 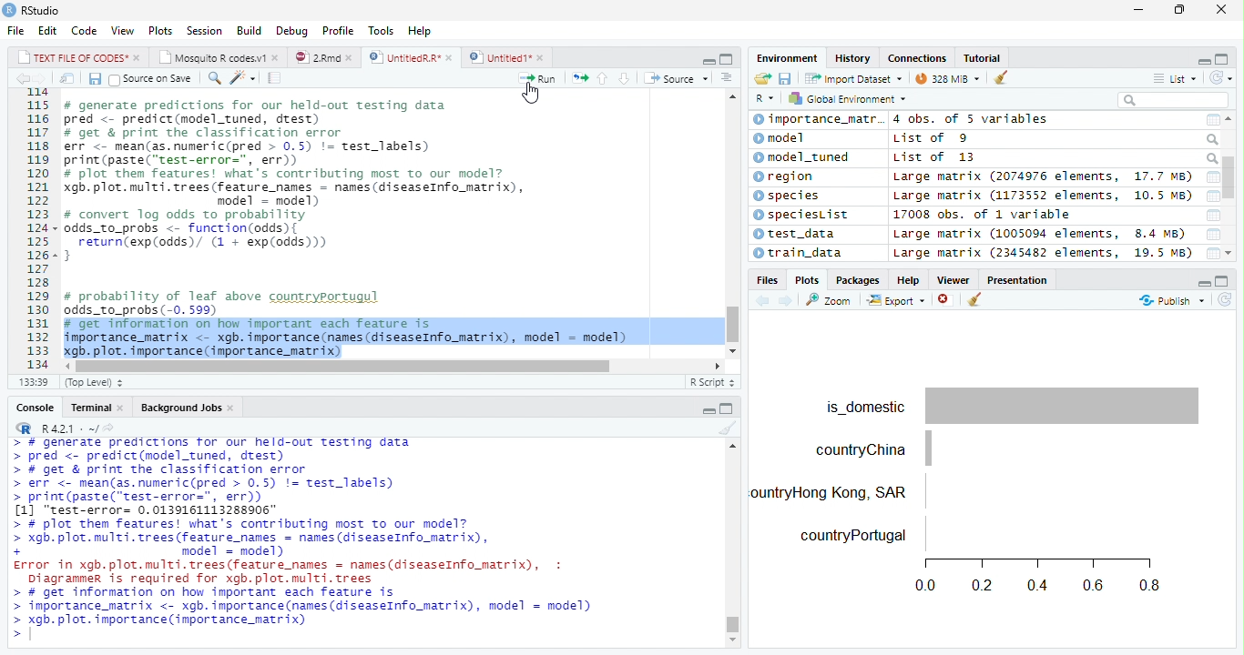 What do you see at coordinates (1041, 176) in the screenshot?
I see `Large matrix (2074976 elements, 17.7 MB)` at bounding box center [1041, 176].